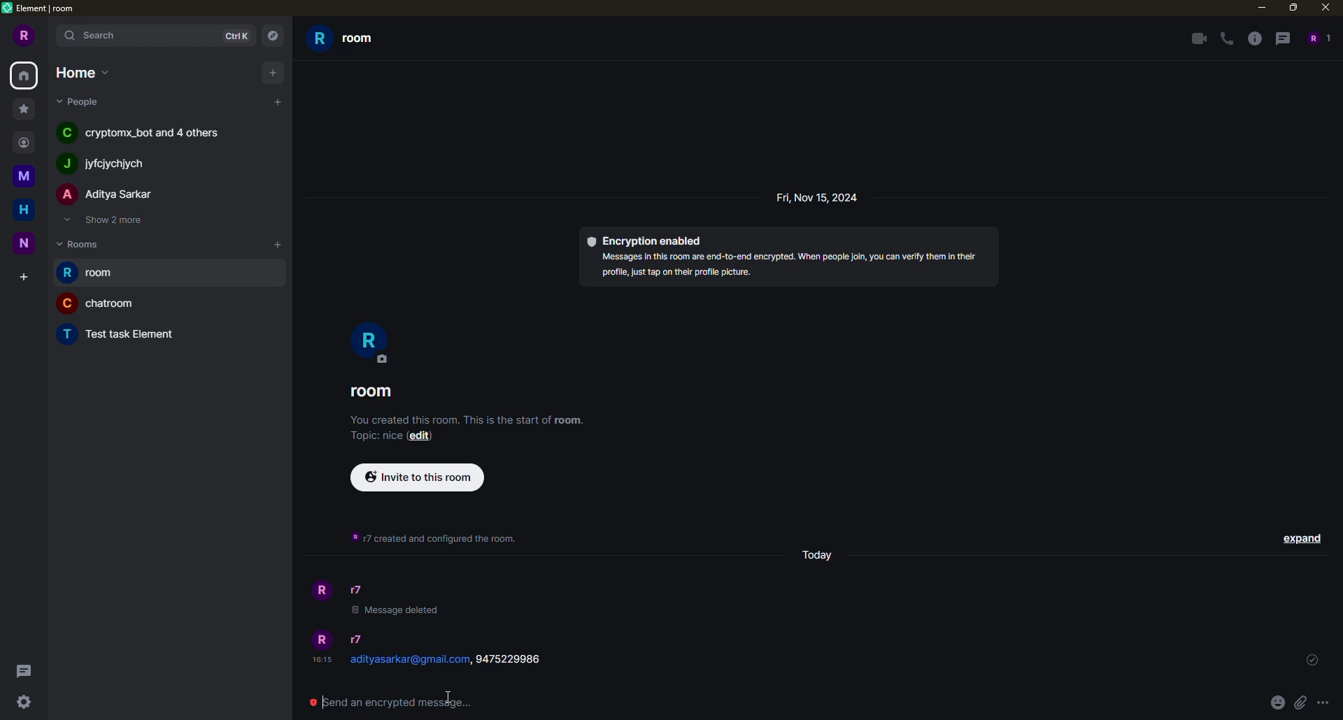 Image resolution: width=1343 pixels, height=720 pixels. What do you see at coordinates (322, 593) in the screenshot?
I see `profile` at bounding box center [322, 593].